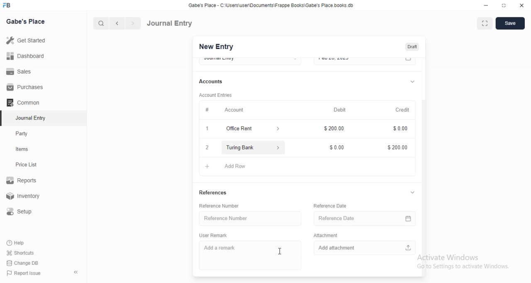 The width and height of the screenshot is (531, 283). I want to click on Account Entries., so click(215, 95).